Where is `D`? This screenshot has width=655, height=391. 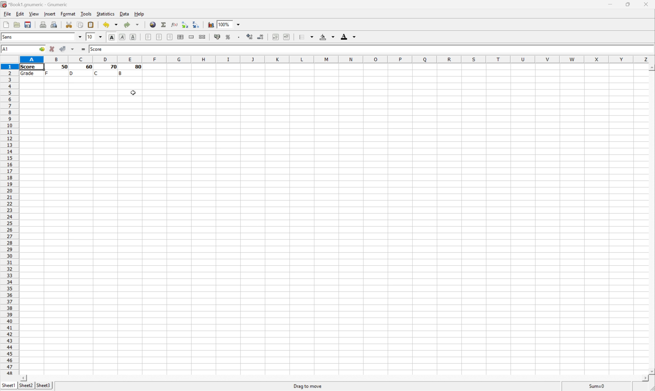 D is located at coordinates (72, 73).